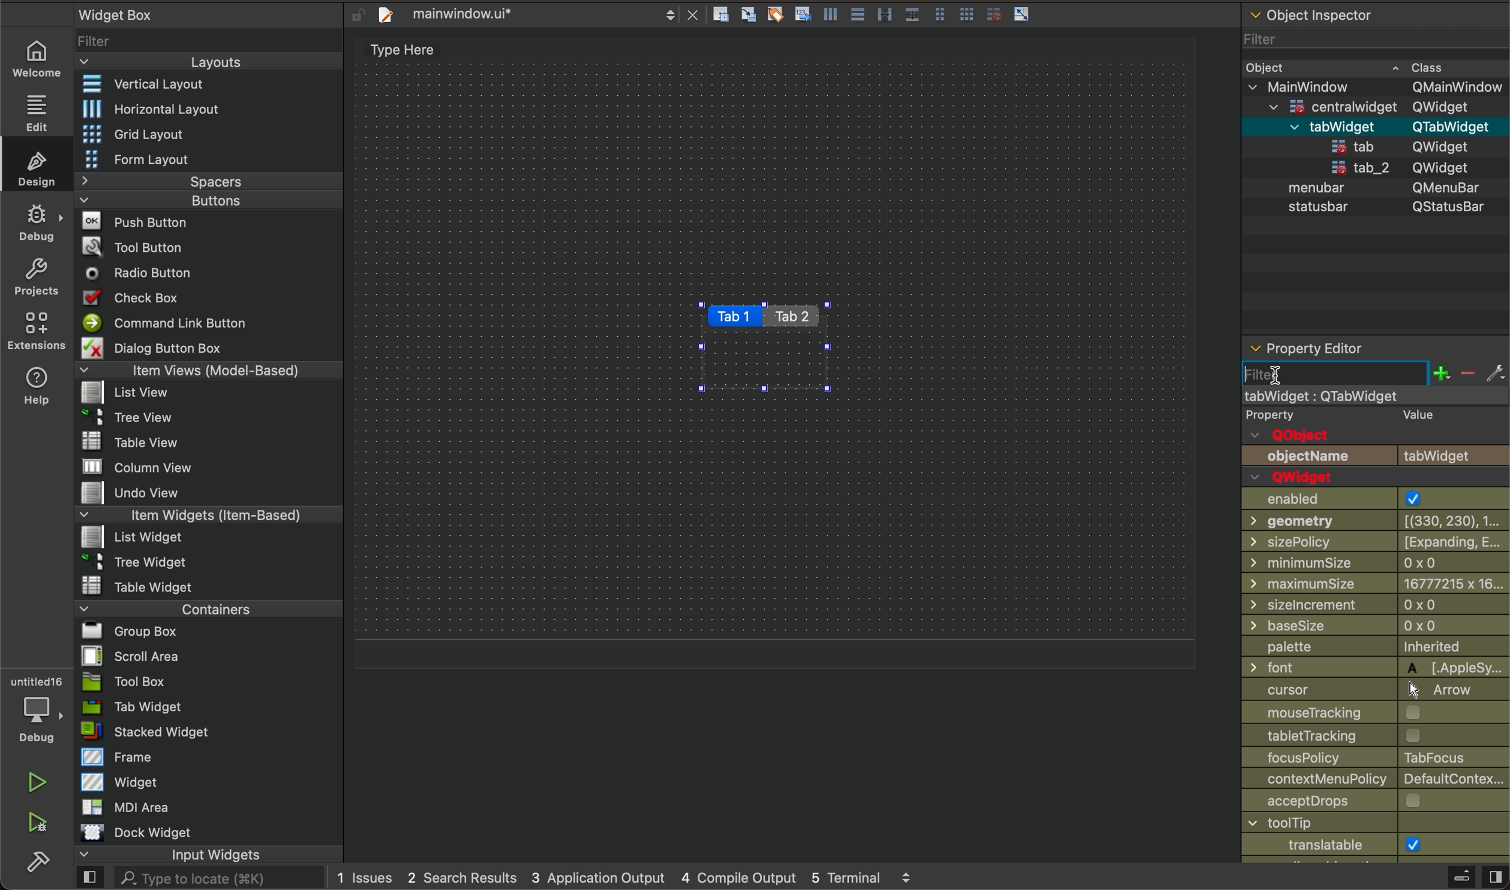 The image size is (1510, 890). Describe the element at coordinates (630, 877) in the screenshot. I see `logs` at that location.